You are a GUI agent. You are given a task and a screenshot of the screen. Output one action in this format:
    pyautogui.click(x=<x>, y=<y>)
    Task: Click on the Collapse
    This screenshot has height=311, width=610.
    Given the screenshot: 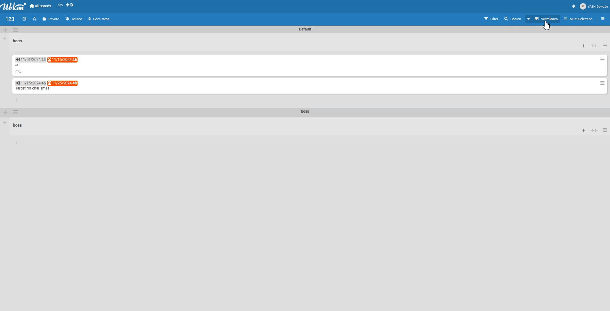 What is the action you would take?
    pyautogui.click(x=594, y=46)
    